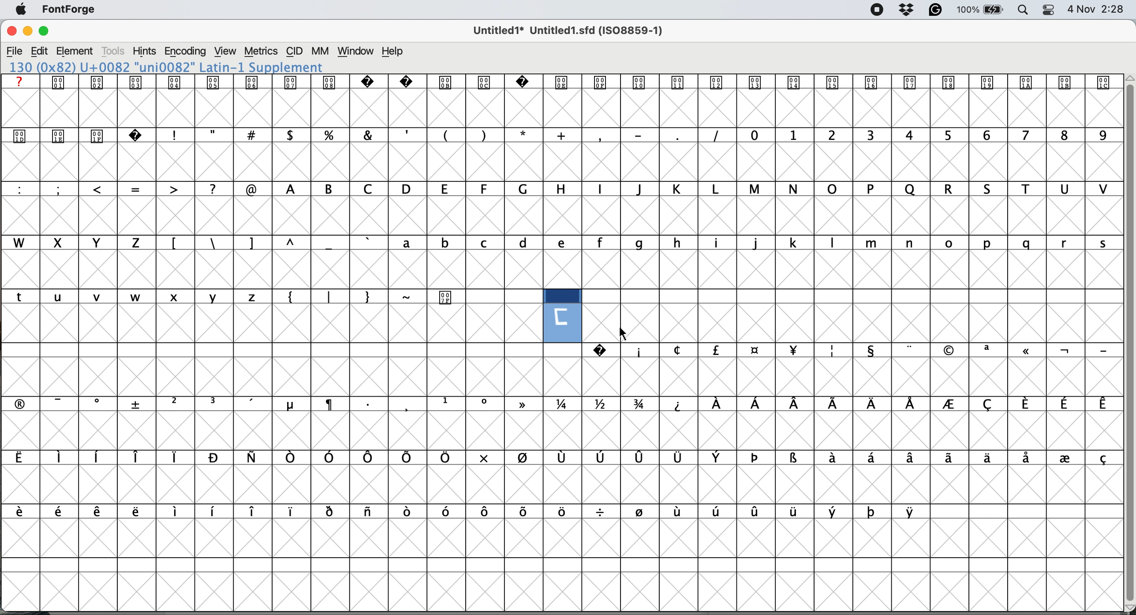  Describe the element at coordinates (878, 10) in the screenshot. I see `screen recorder` at that location.